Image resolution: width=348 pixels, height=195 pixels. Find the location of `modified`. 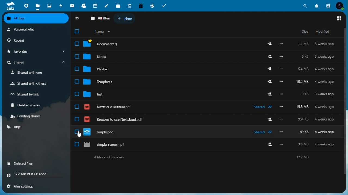

modified is located at coordinates (324, 31).